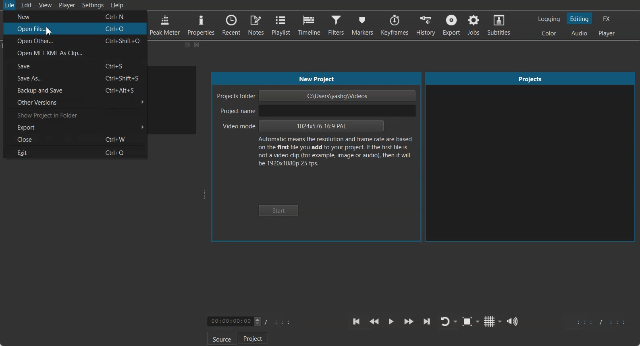  What do you see at coordinates (549, 19) in the screenshot?
I see `Switch to the Logging layout` at bounding box center [549, 19].